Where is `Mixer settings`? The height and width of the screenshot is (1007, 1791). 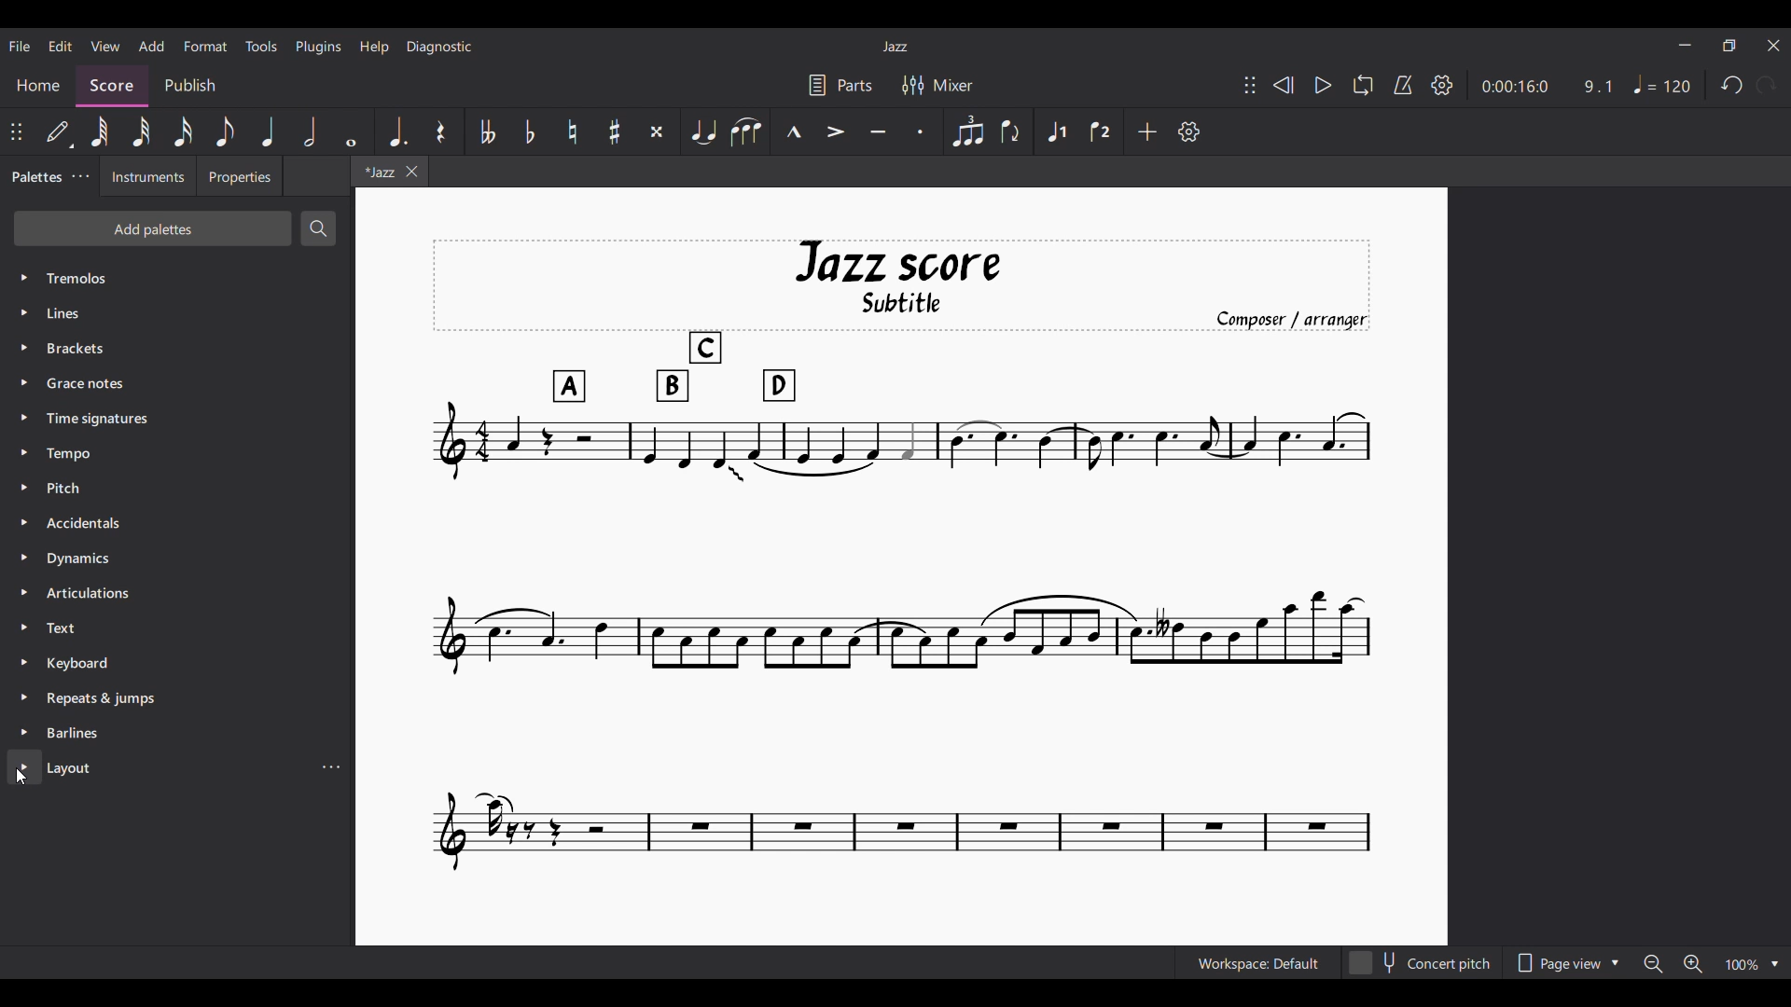 Mixer settings is located at coordinates (937, 86).